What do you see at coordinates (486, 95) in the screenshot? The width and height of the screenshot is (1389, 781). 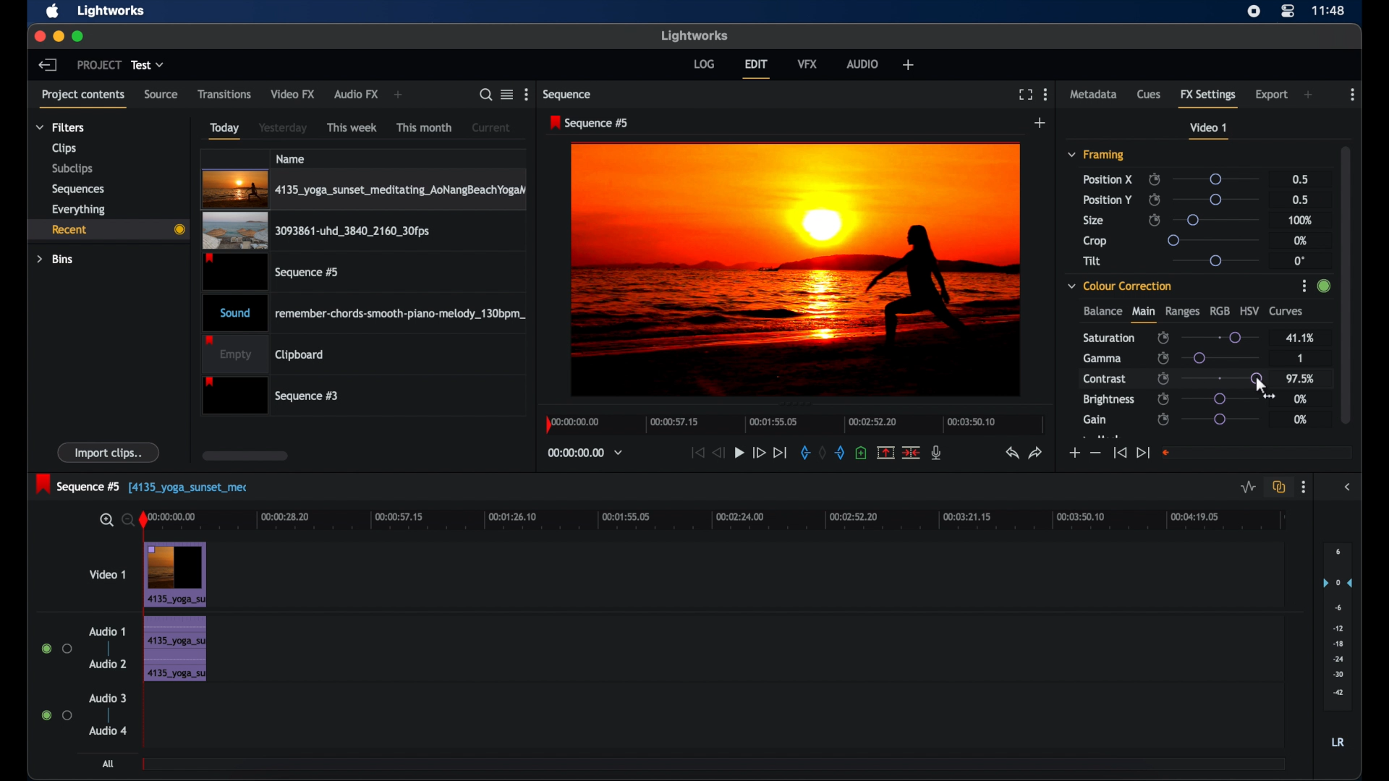 I see `search` at bounding box center [486, 95].